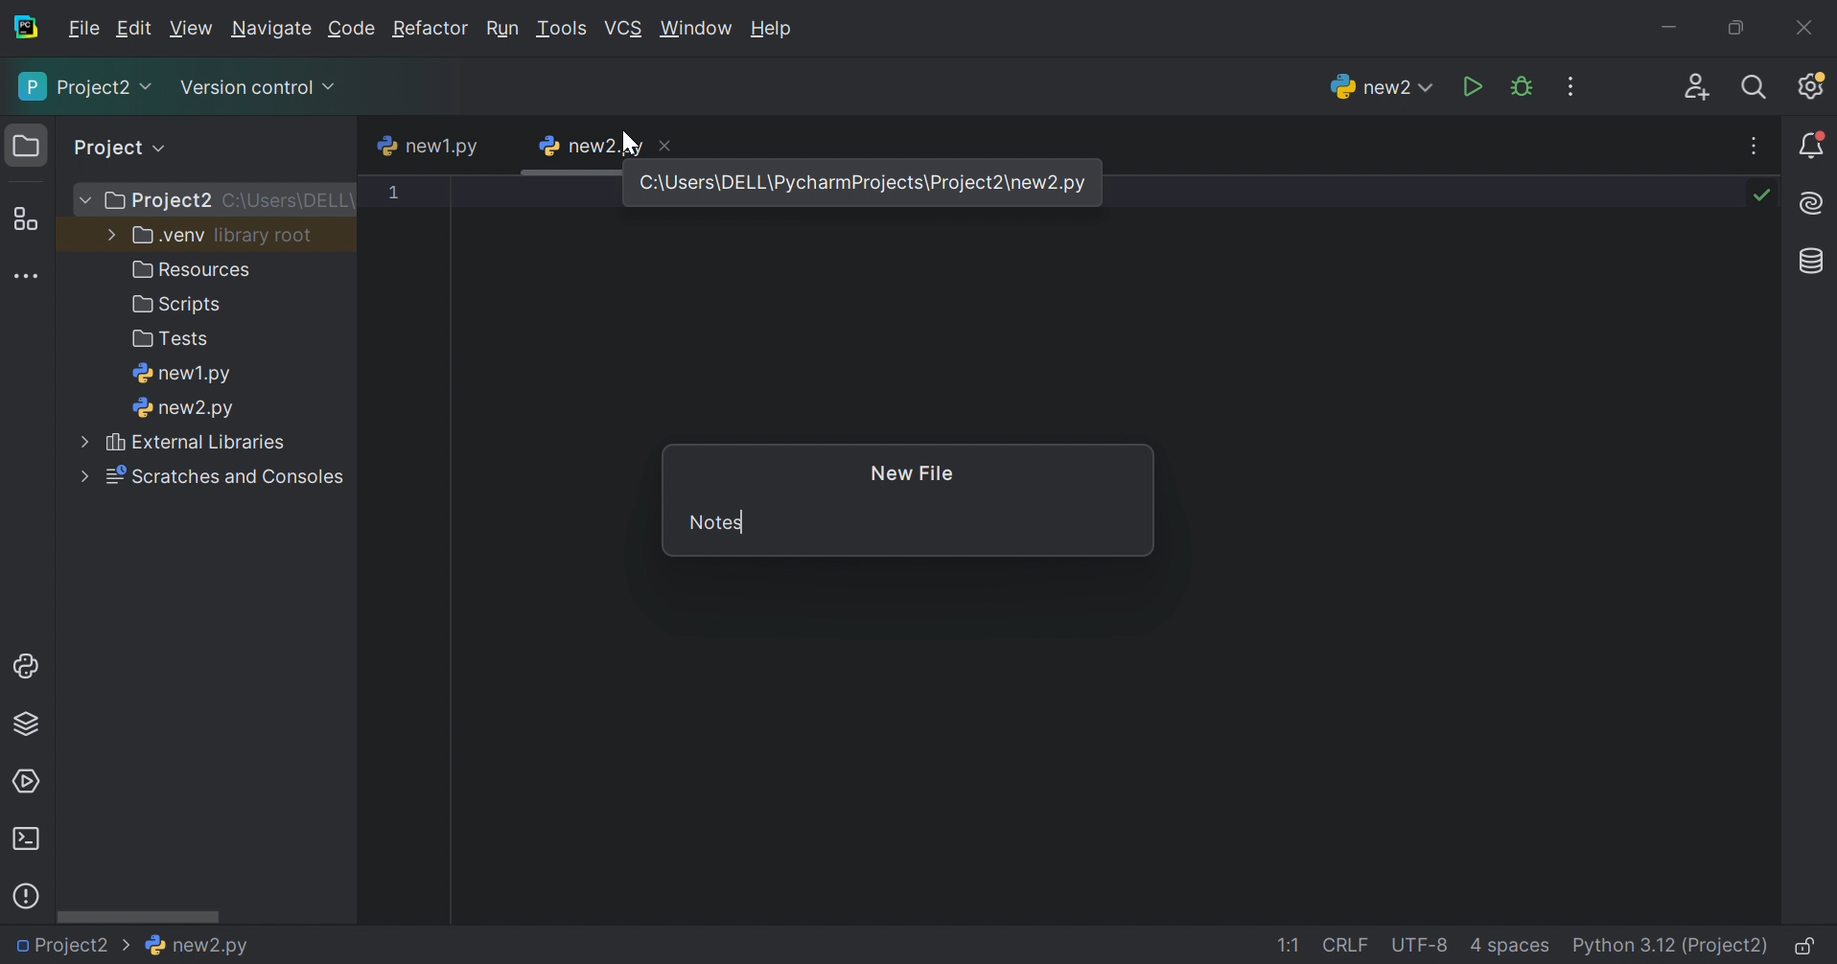  I want to click on Project2, so click(155, 202).